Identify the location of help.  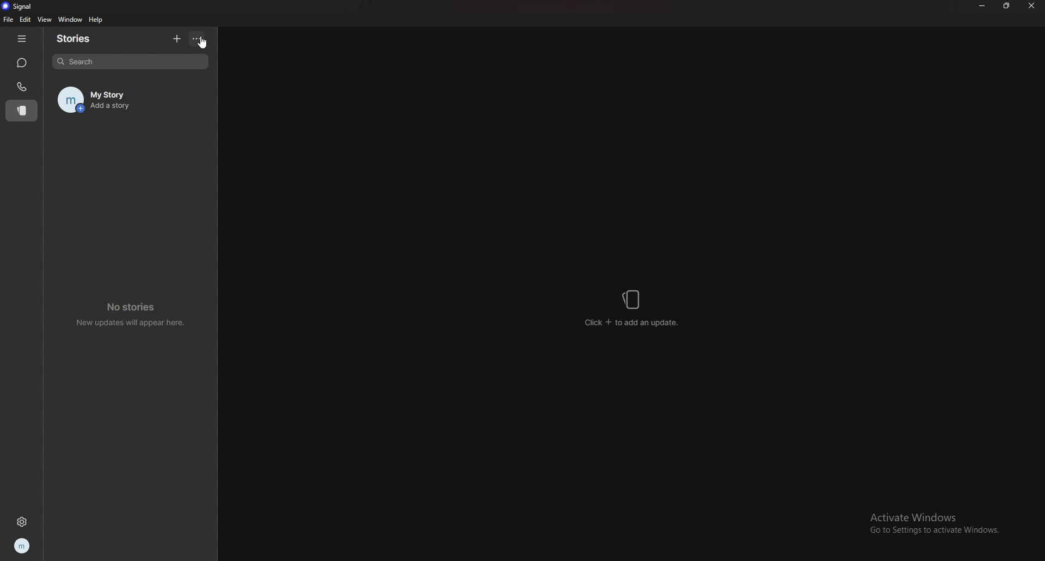
(96, 20).